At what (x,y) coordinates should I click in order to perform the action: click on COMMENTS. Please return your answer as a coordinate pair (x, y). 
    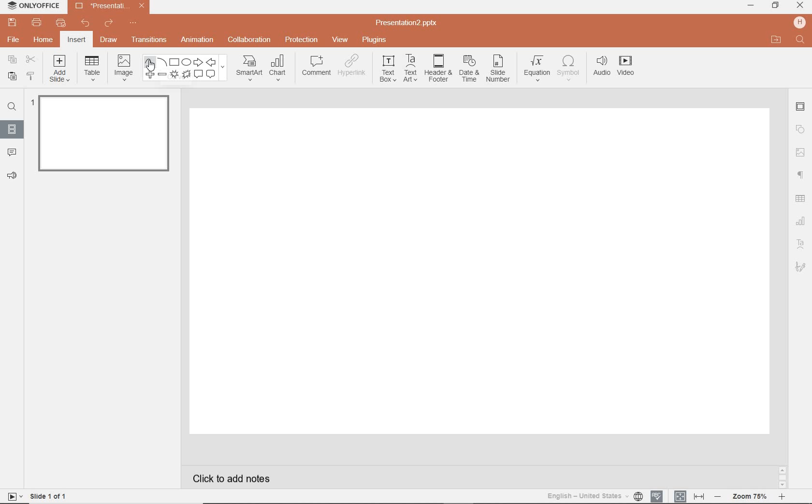
    Looking at the image, I should click on (11, 152).